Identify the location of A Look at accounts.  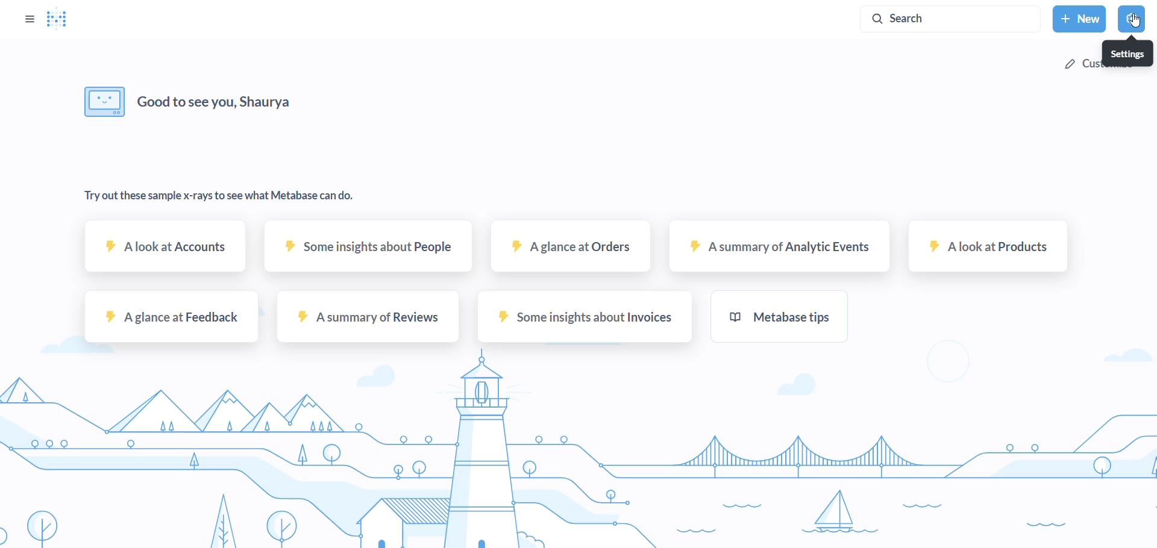
(165, 251).